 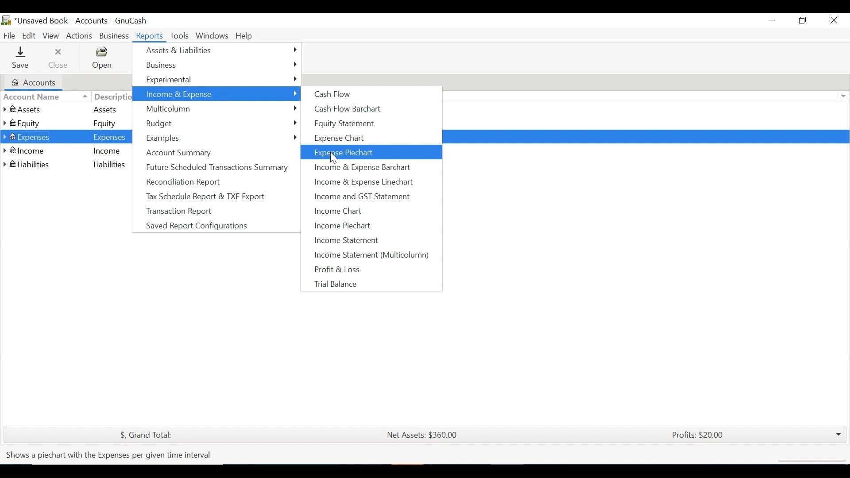 What do you see at coordinates (177, 153) in the screenshot?
I see `Account Summary` at bounding box center [177, 153].